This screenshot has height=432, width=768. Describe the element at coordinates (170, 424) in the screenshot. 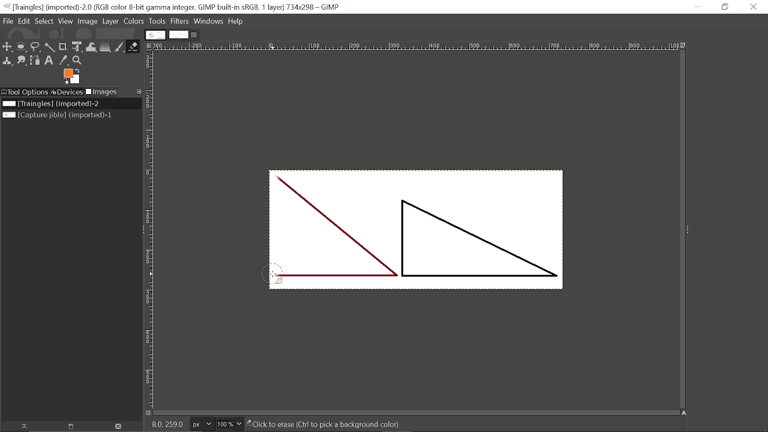

I see `6.0 6.0` at that location.